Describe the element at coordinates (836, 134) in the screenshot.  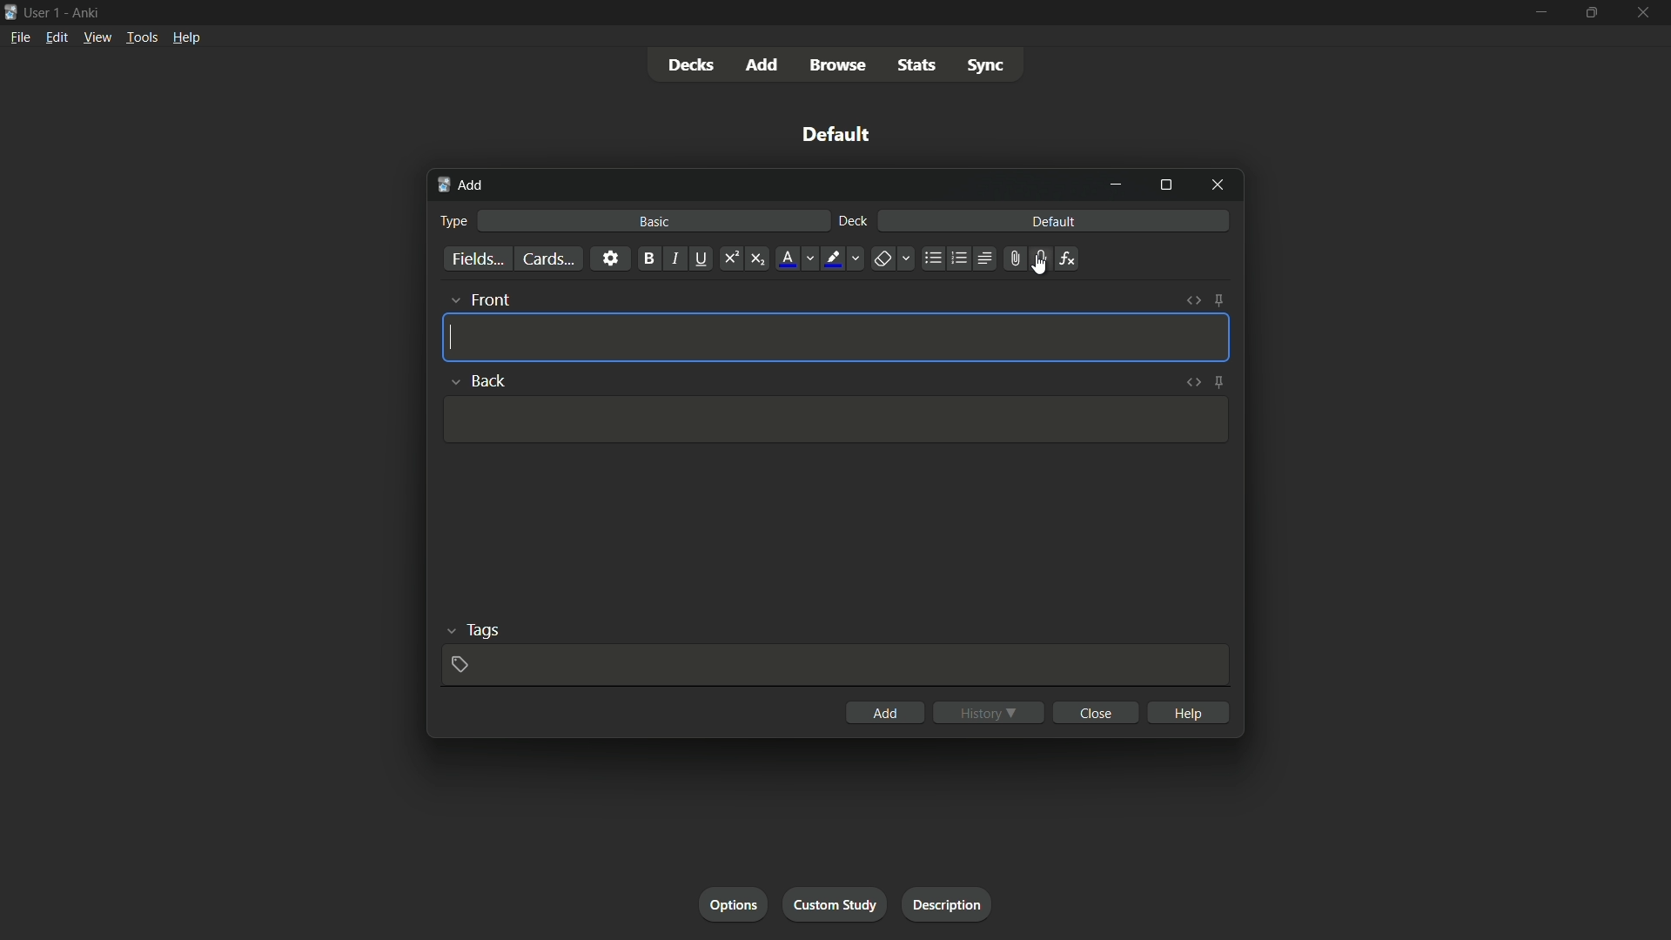
I see `default` at that location.